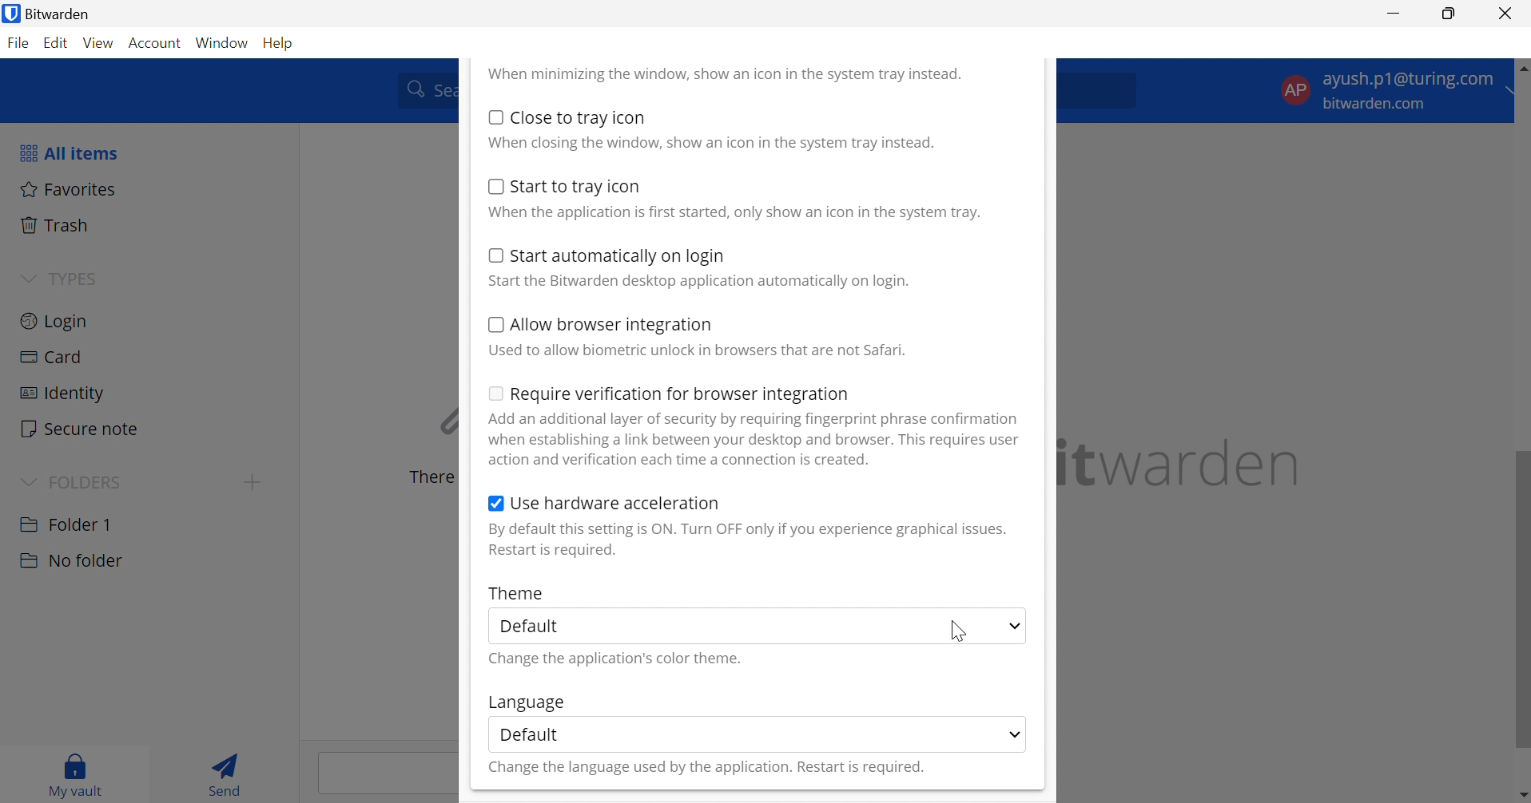  What do you see at coordinates (705, 769) in the screenshot?
I see `Change the language used by  the application. Restart is required.` at bounding box center [705, 769].